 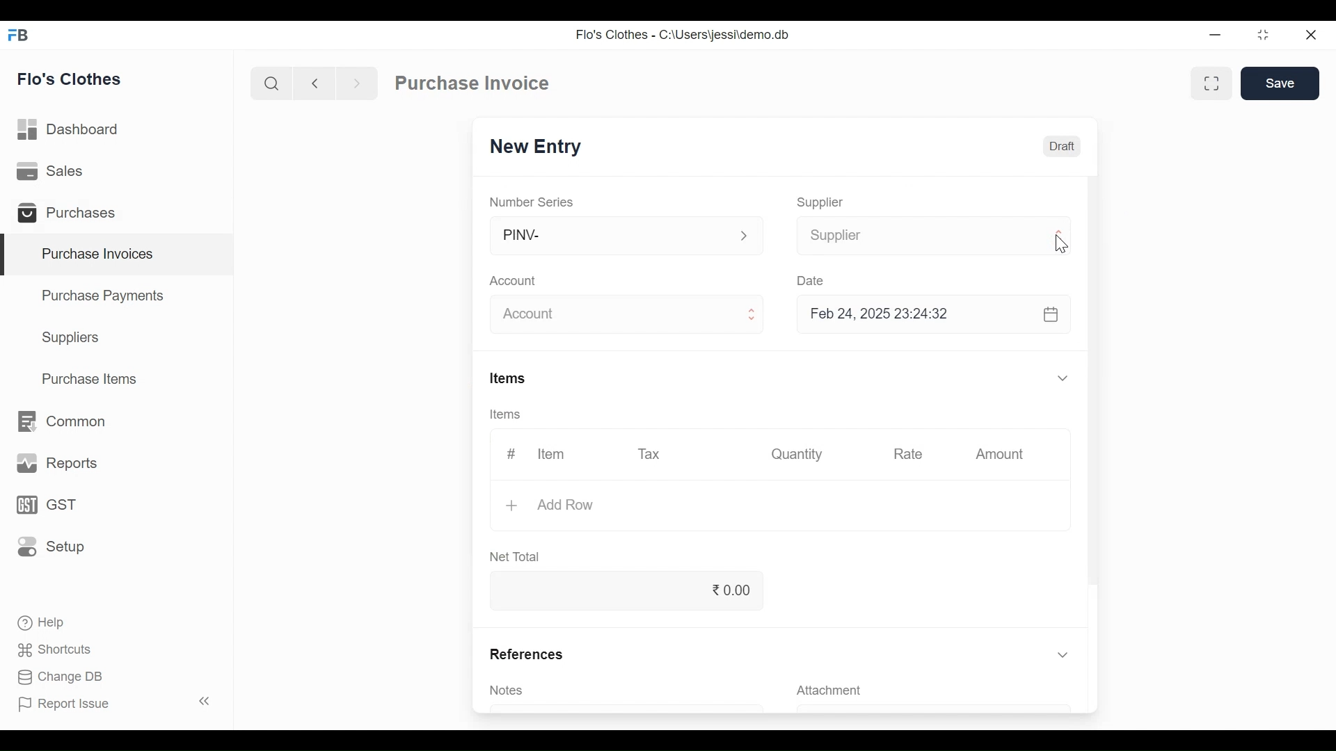 What do you see at coordinates (1209, 85) in the screenshot?
I see `Toggle between form and full width` at bounding box center [1209, 85].